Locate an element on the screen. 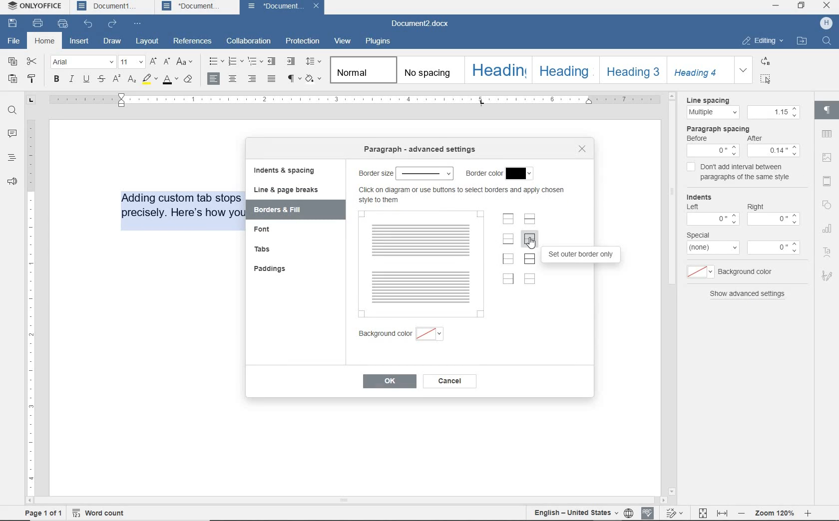  scroll is located at coordinates (354, 500).